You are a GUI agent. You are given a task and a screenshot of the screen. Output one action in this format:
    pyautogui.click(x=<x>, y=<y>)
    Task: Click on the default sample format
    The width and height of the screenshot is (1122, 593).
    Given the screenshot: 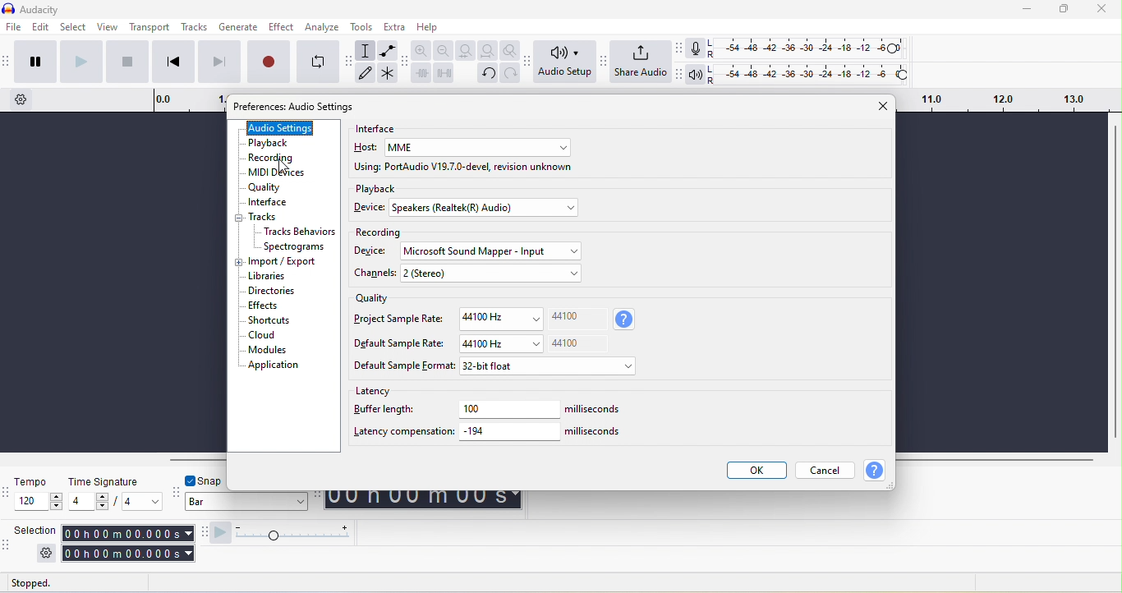 What is the action you would take?
    pyautogui.click(x=406, y=366)
    